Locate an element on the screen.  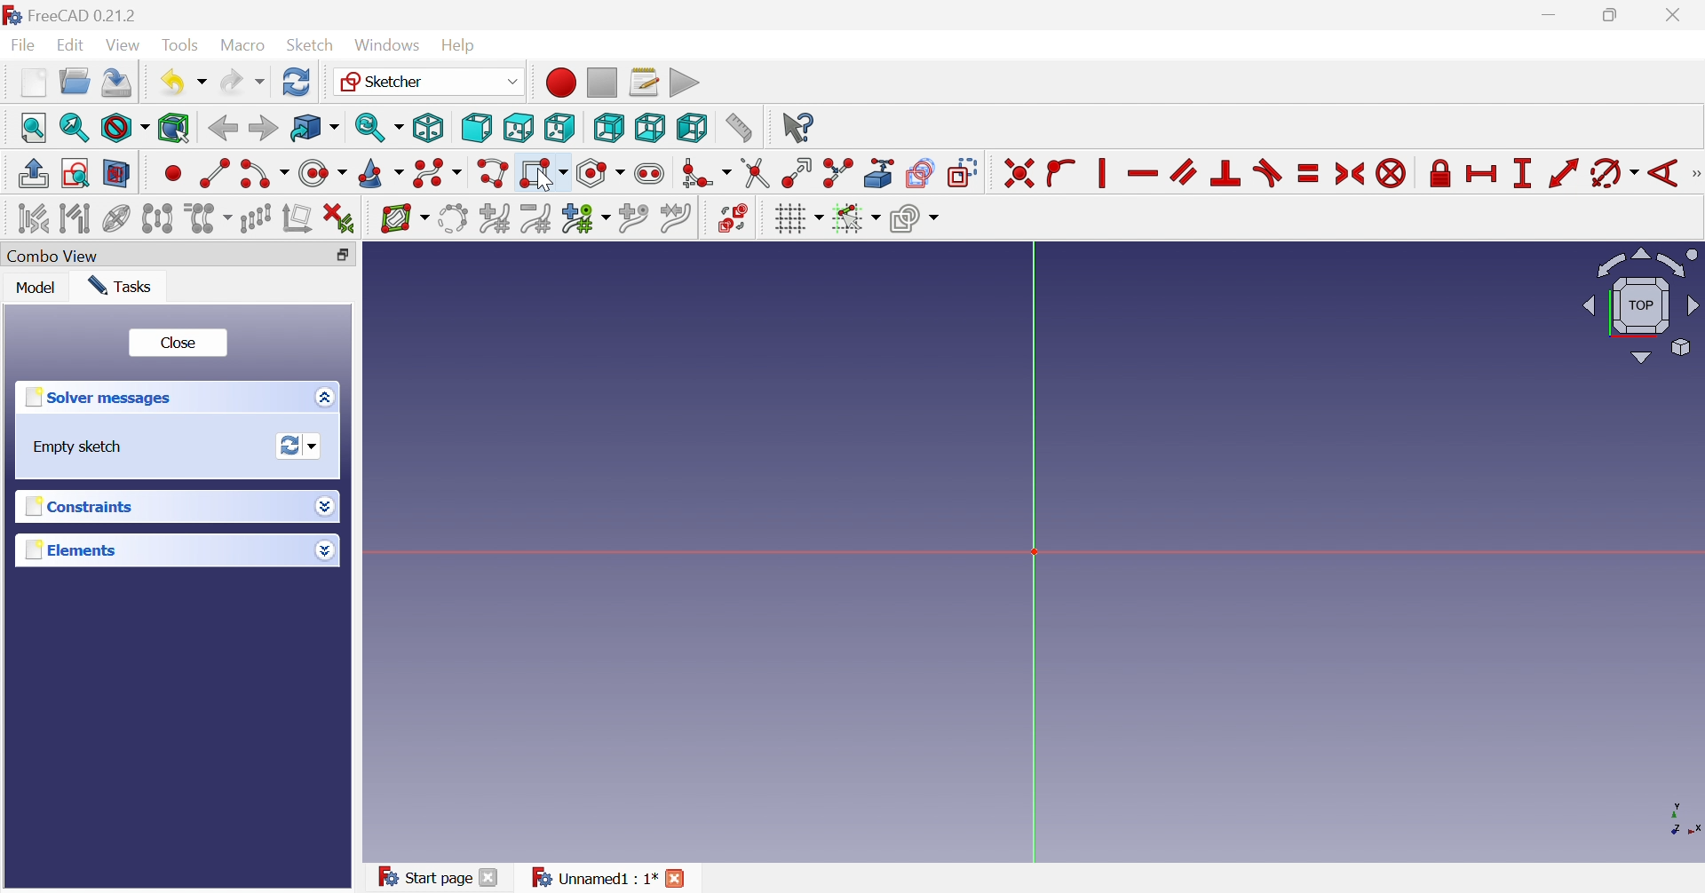
Select associated constraints is located at coordinates (32, 219).